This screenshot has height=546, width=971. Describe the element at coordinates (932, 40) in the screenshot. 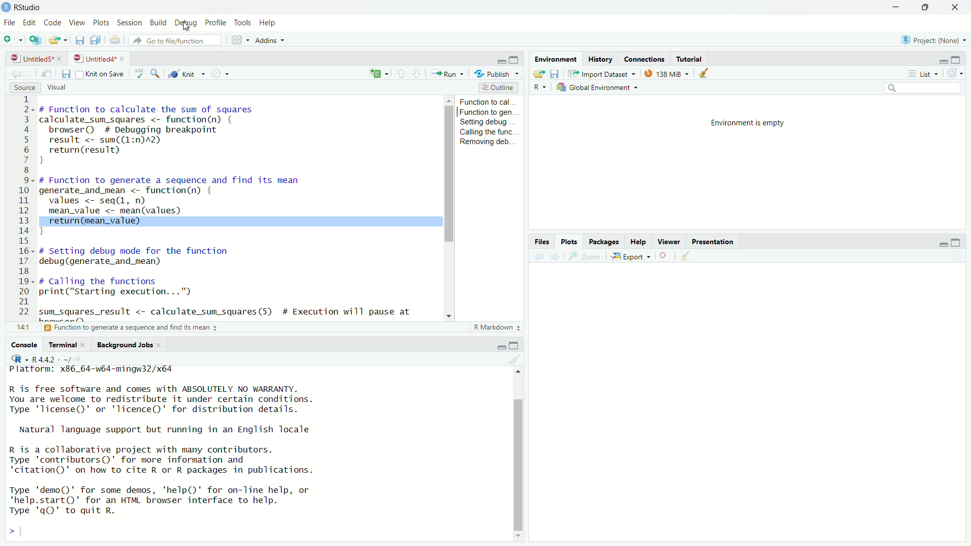

I see `Project: (None)` at that location.